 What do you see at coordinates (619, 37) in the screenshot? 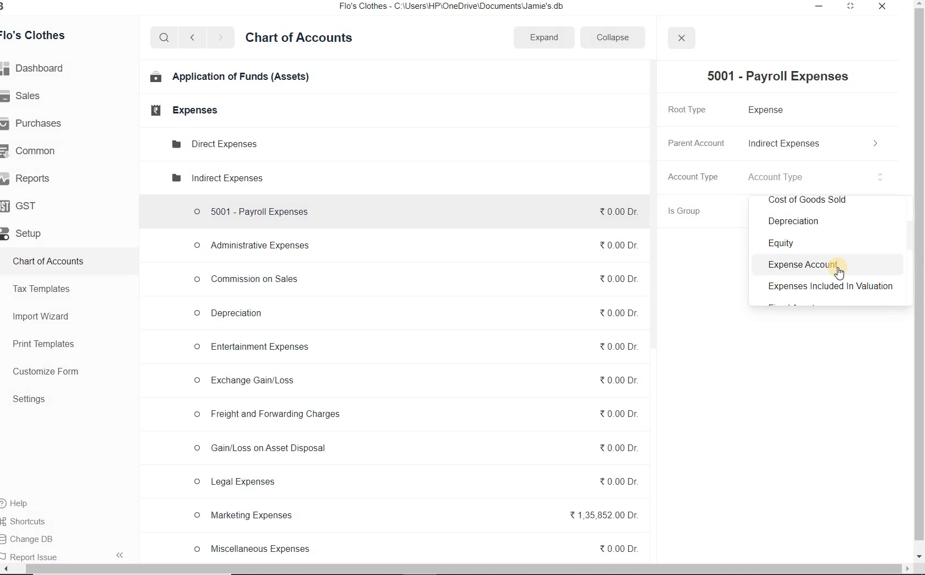
I see `Collapse` at bounding box center [619, 37].